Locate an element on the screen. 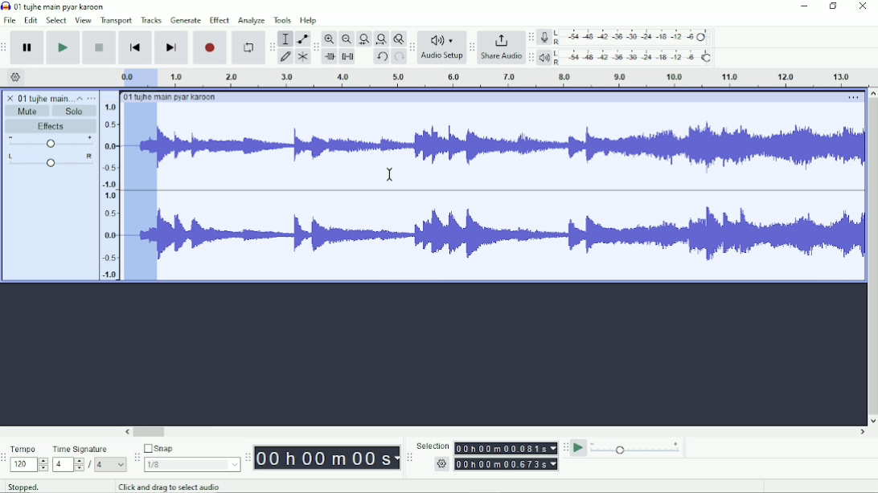 This screenshot has width=878, height=493. Help is located at coordinates (310, 21).